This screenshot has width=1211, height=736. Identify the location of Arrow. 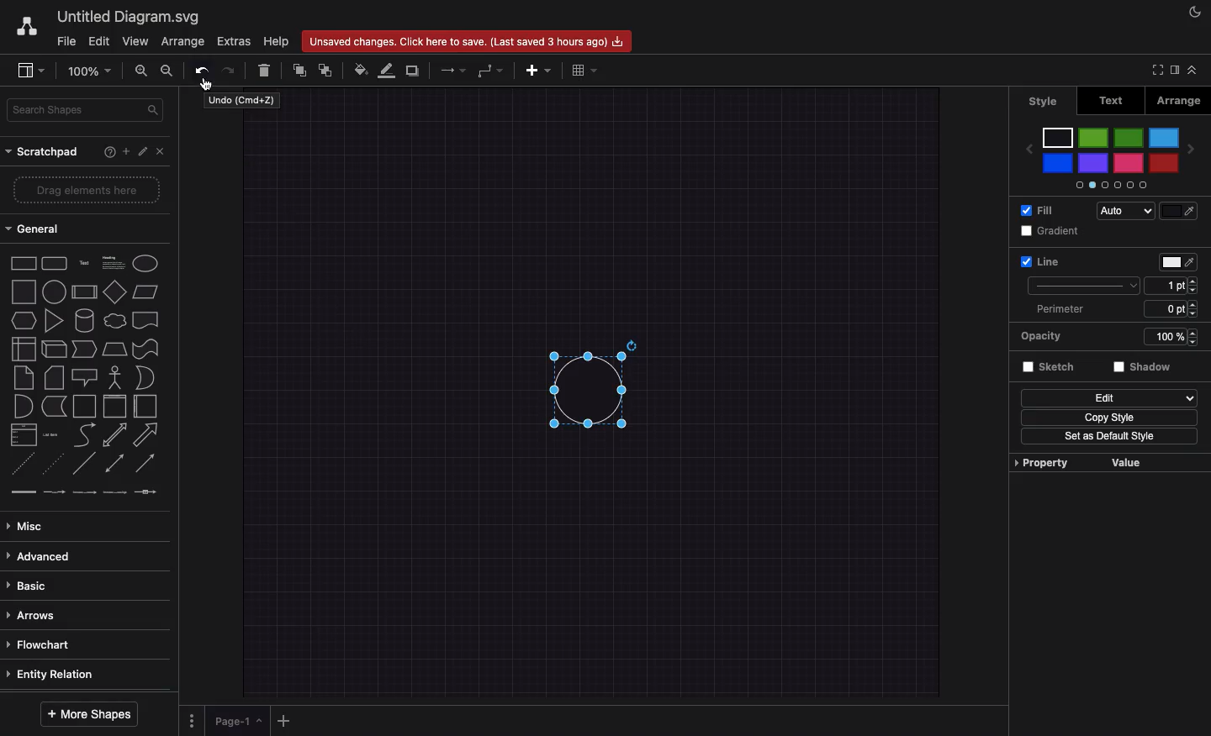
(454, 69).